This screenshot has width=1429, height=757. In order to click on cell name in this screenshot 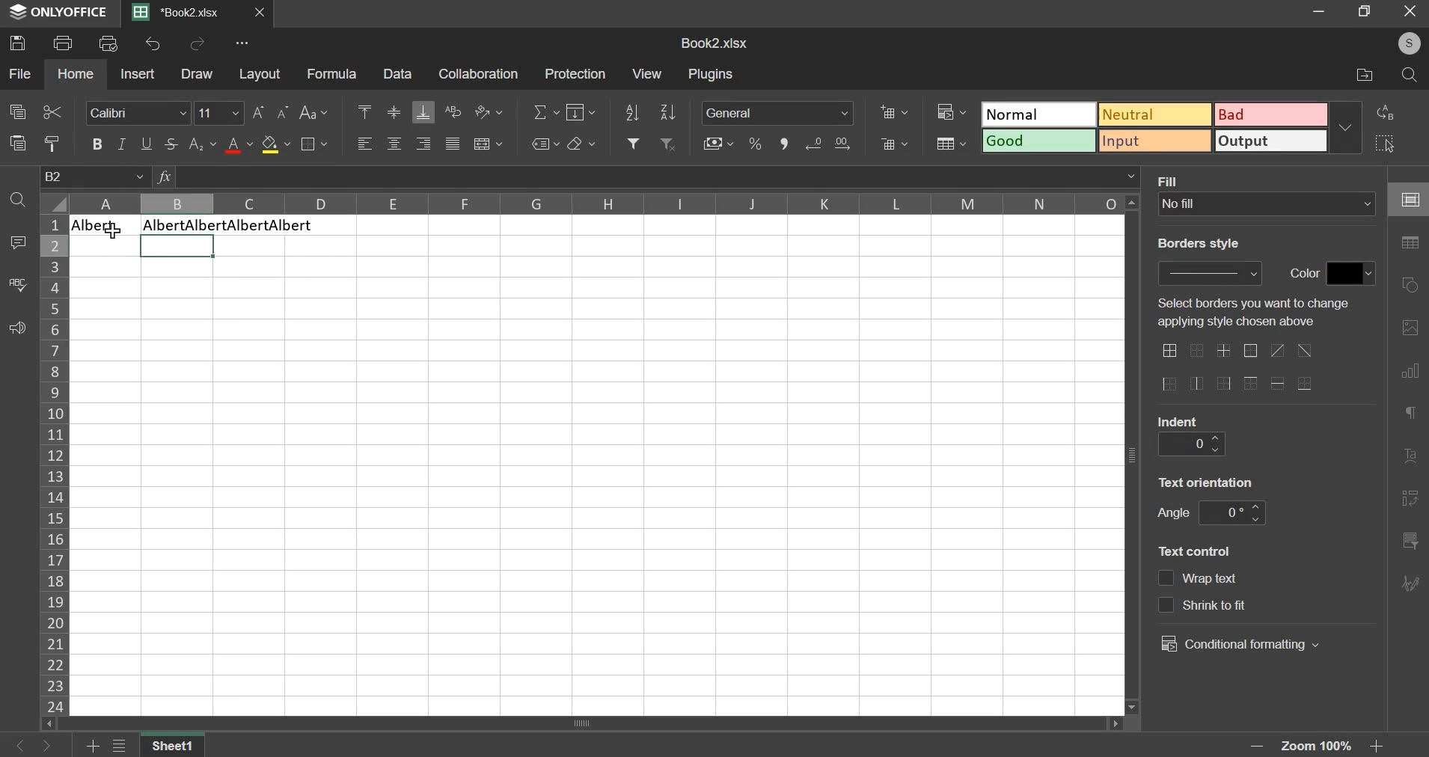, I will do `click(95, 177)`.